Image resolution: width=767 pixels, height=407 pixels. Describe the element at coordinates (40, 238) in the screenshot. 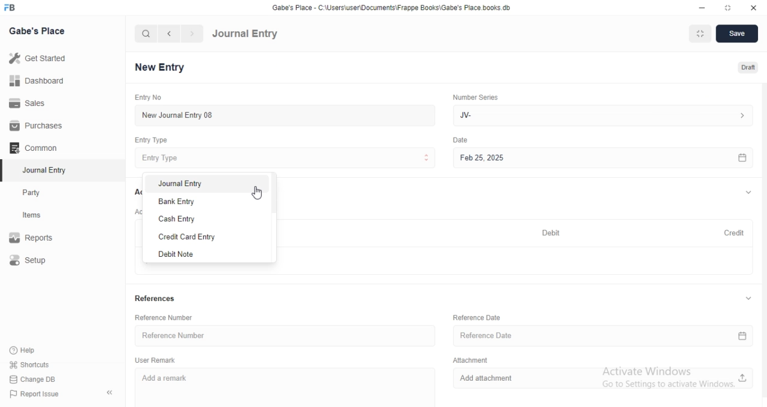

I see `Report` at that location.